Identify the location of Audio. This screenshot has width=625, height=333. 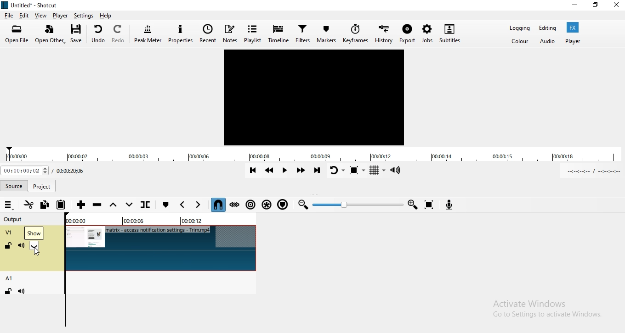
(549, 42).